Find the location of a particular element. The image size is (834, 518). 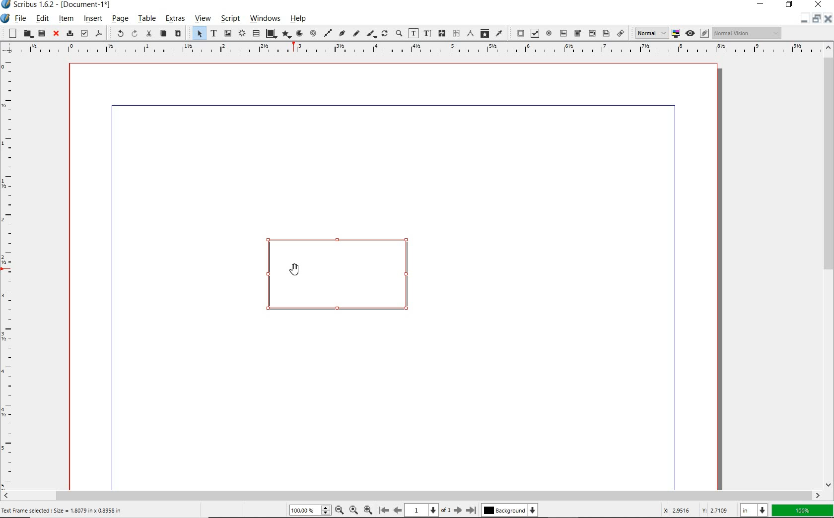

render frame is located at coordinates (241, 34).